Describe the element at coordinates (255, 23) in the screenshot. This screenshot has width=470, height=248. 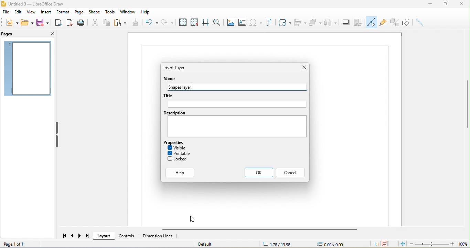
I see `special character` at that location.